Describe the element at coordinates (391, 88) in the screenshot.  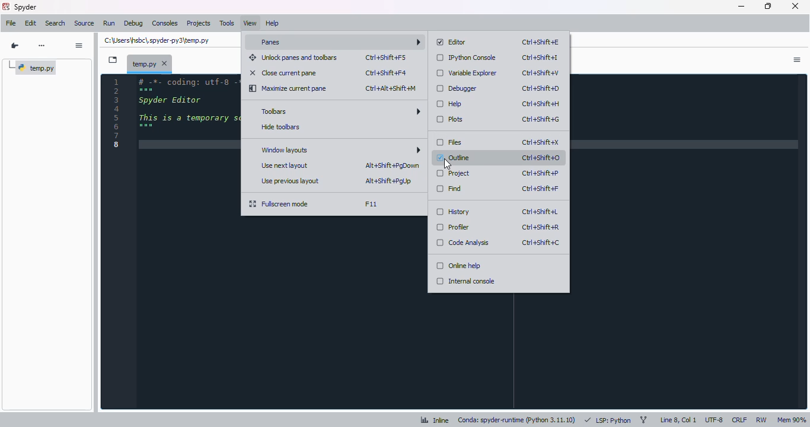
I see `shortcut for maximize current pane` at that location.